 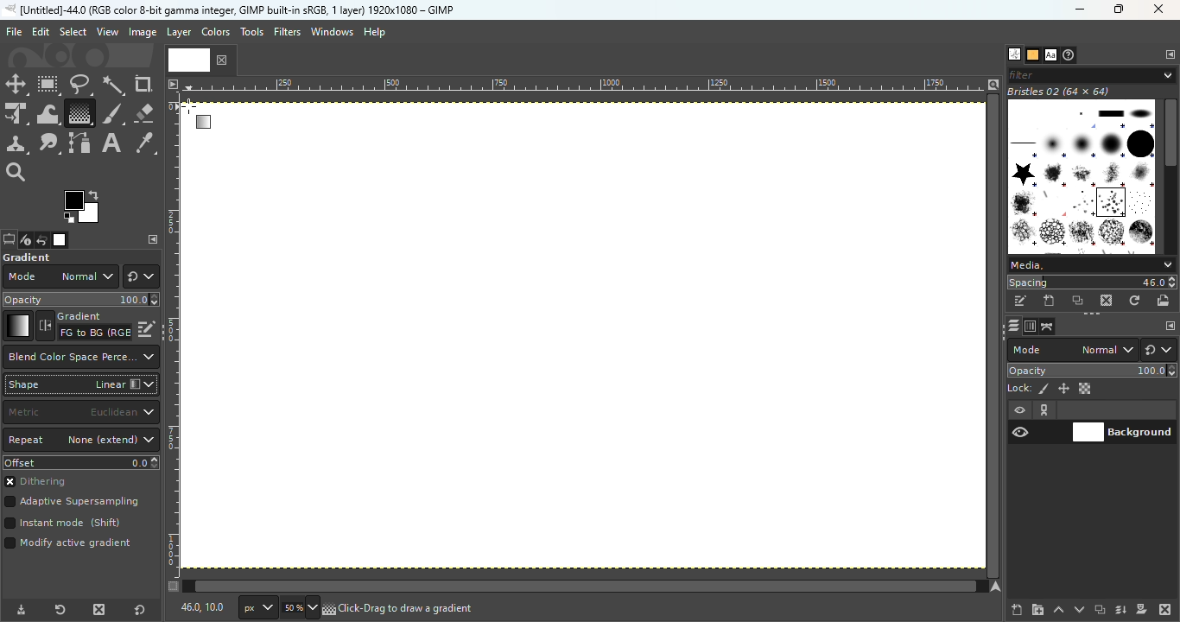 I want to click on Open the paths dialog, so click(x=1048, y=327).